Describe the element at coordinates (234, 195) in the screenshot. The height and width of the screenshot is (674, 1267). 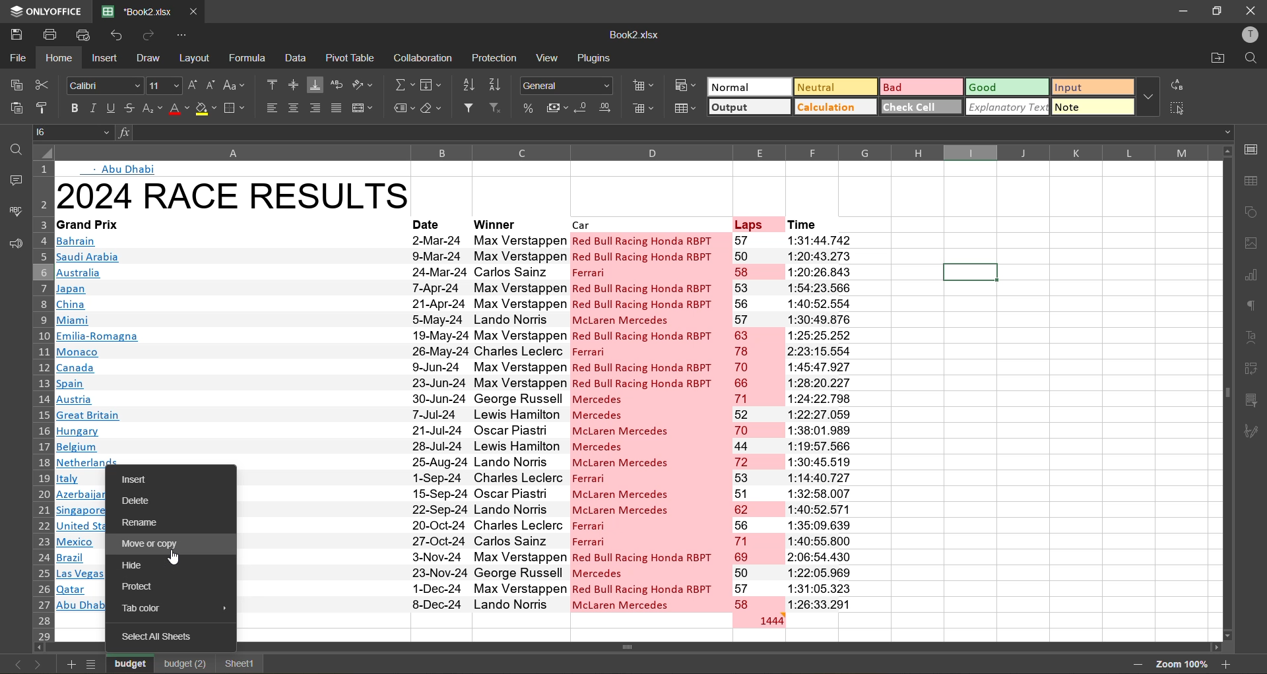
I see `title` at that location.